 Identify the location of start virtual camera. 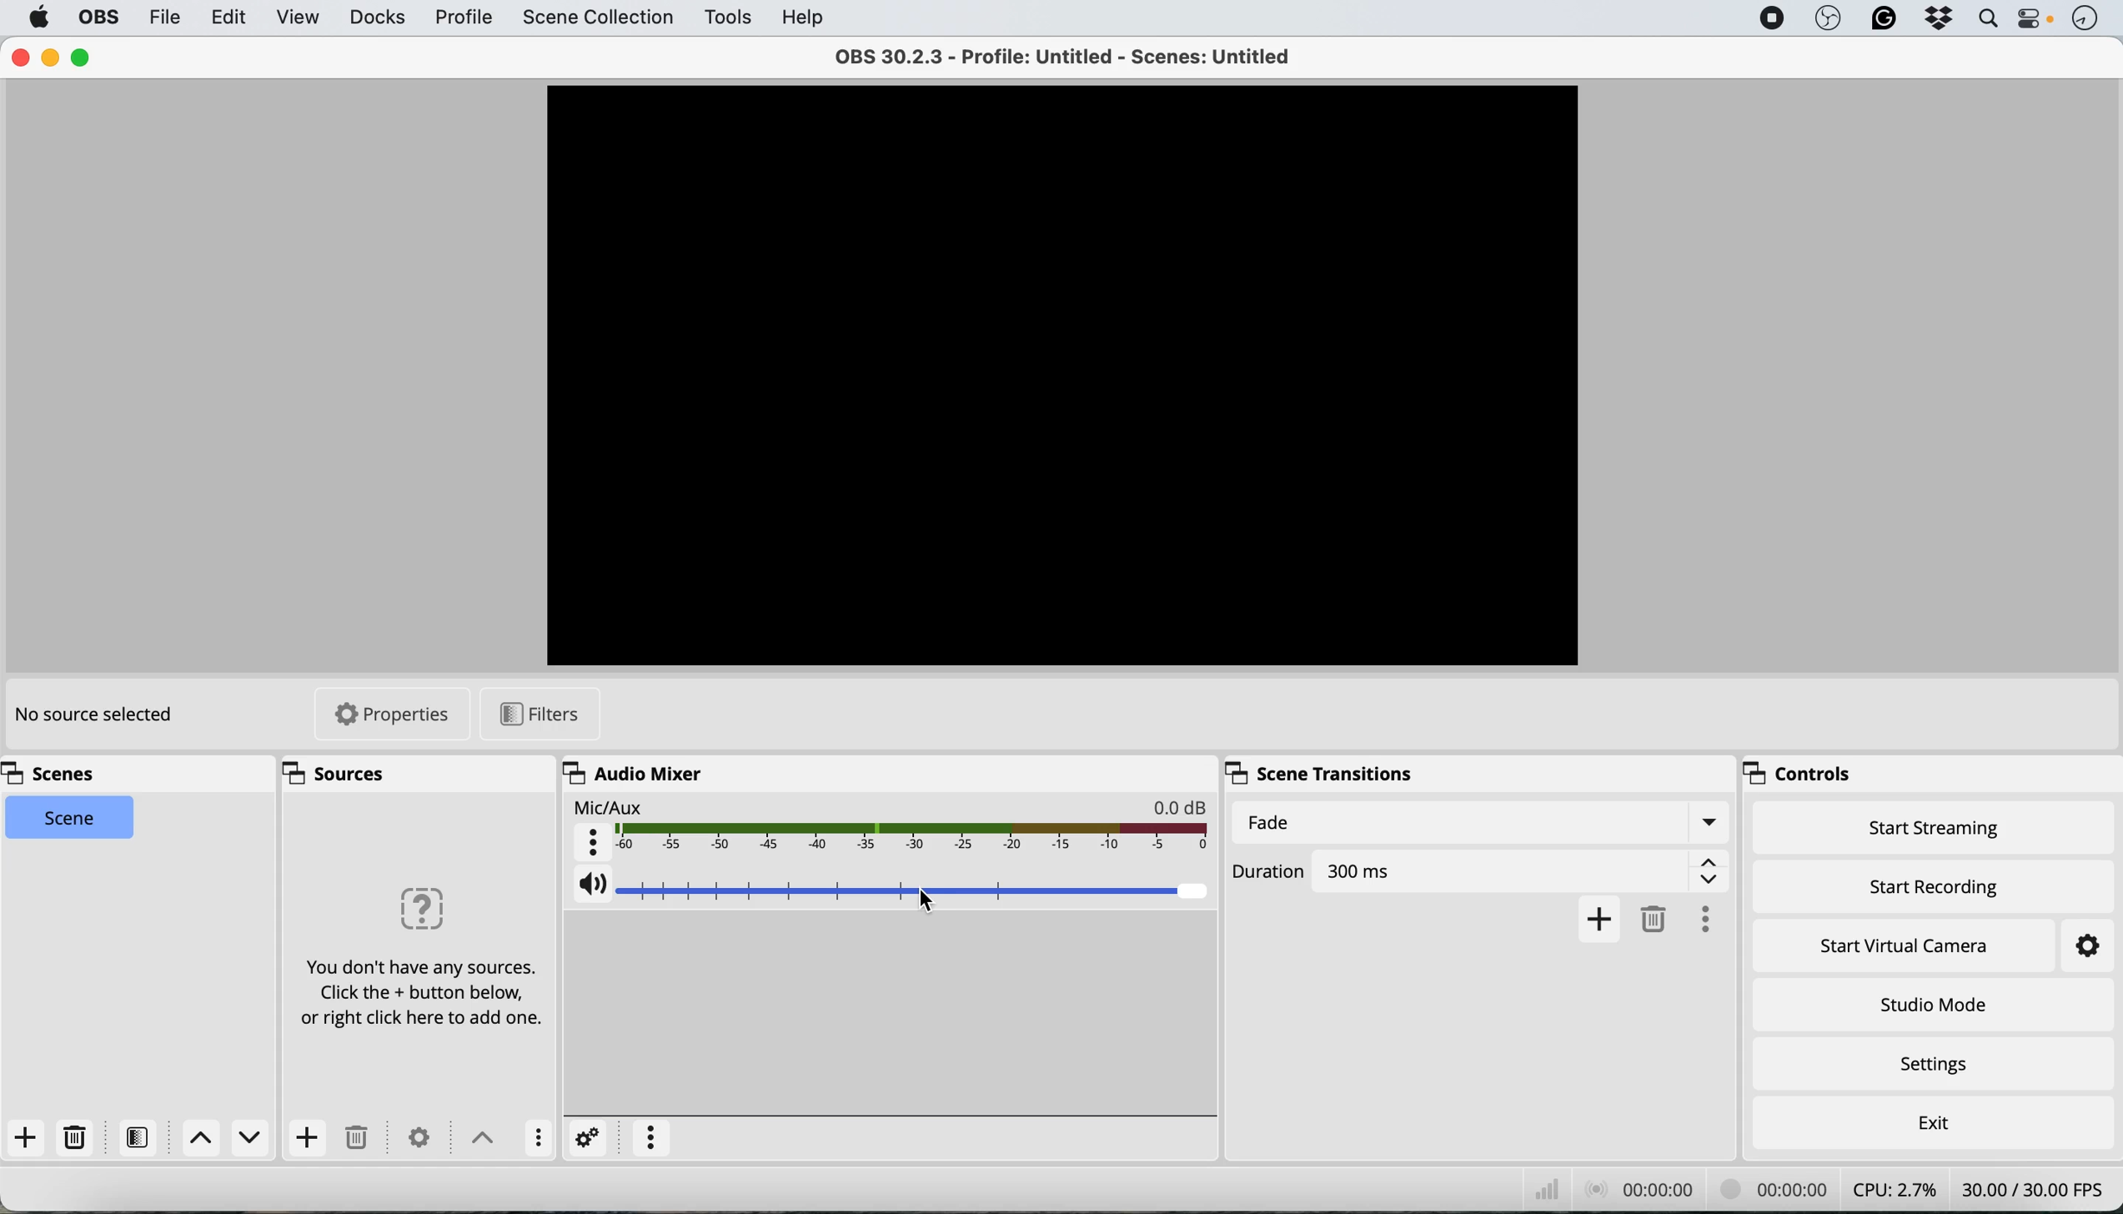
(1899, 945).